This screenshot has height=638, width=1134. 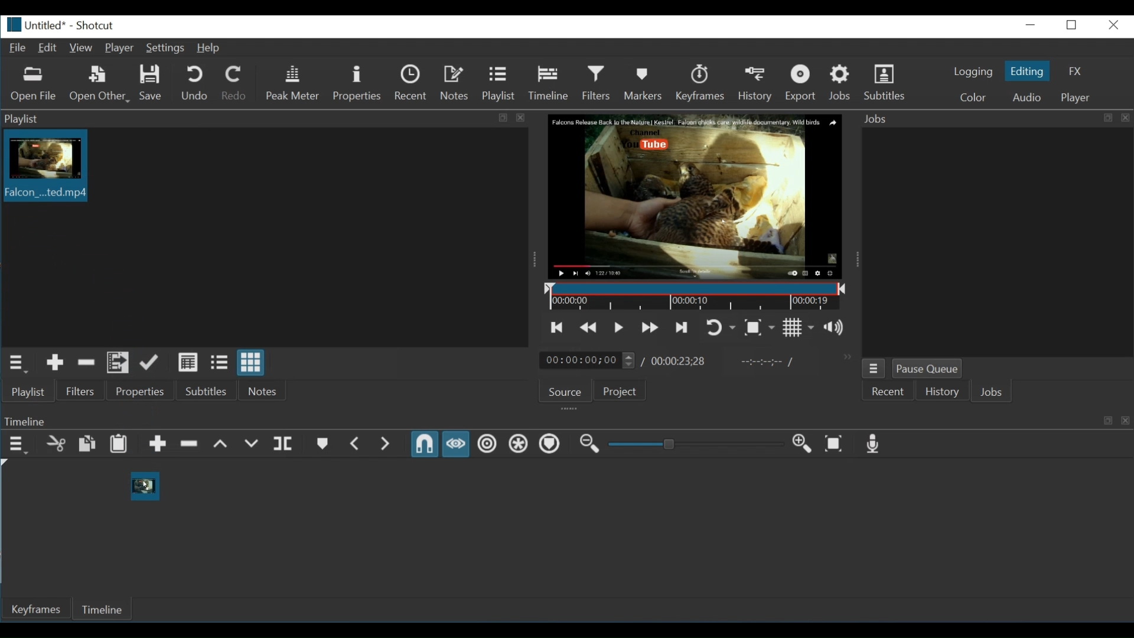 What do you see at coordinates (387, 444) in the screenshot?
I see `Next Marker` at bounding box center [387, 444].